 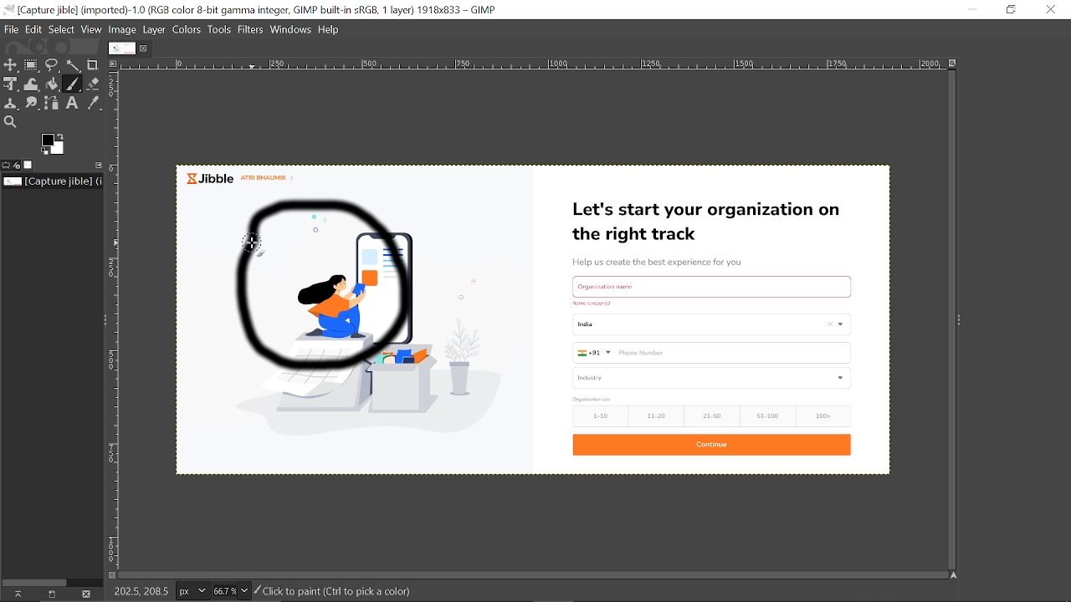 I want to click on File, so click(x=13, y=29).